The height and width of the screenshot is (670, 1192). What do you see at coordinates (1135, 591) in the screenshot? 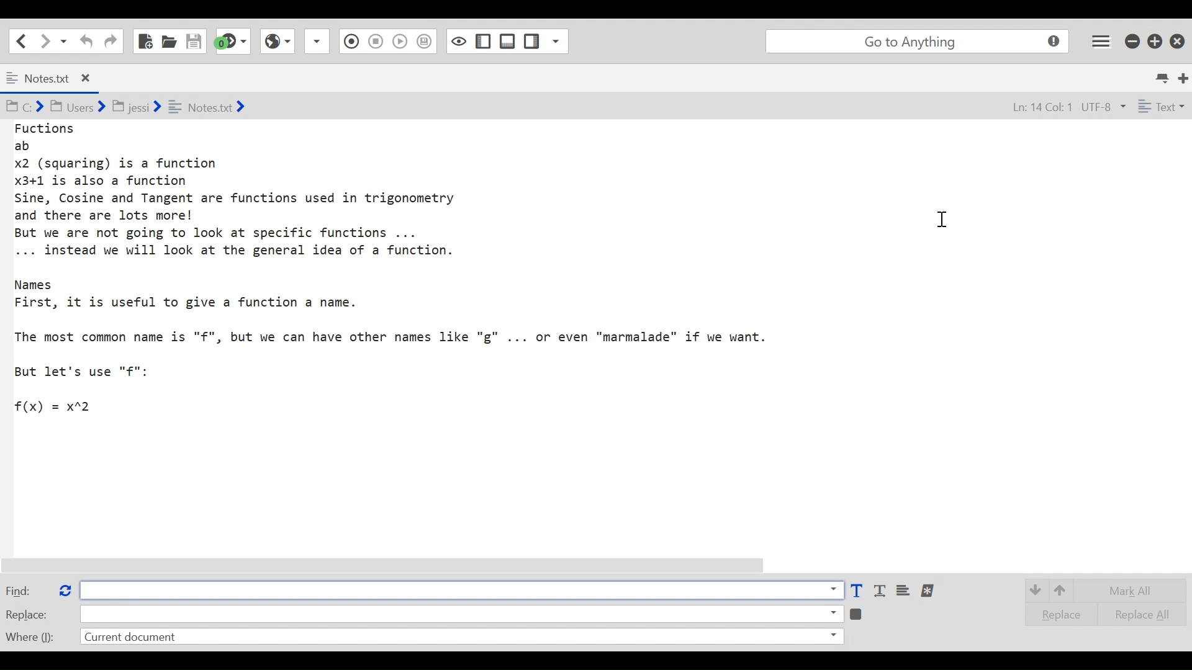
I see `Mark all` at bounding box center [1135, 591].